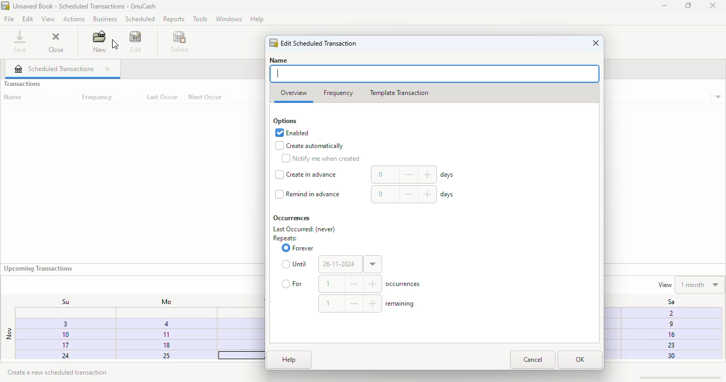 The width and height of the screenshot is (726, 382). Describe the element at coordinates (278, 74) in the screenshot. I see `typing` at that location.